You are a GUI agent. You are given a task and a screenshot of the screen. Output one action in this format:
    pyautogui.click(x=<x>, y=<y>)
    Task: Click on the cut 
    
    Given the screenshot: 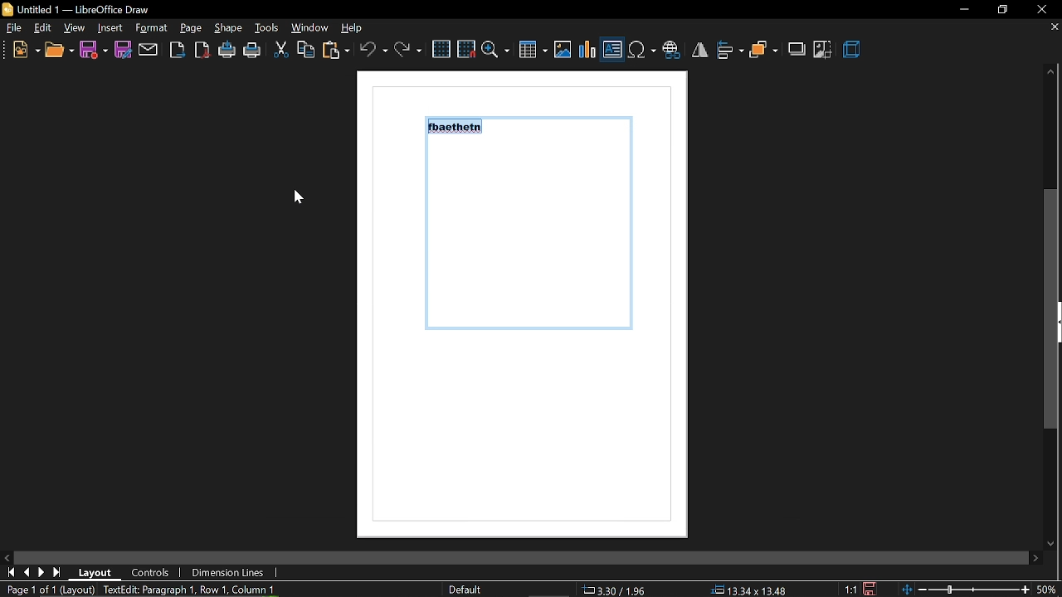 What is the action you would take?
    pyautogui.click(x=280, y=51)
    